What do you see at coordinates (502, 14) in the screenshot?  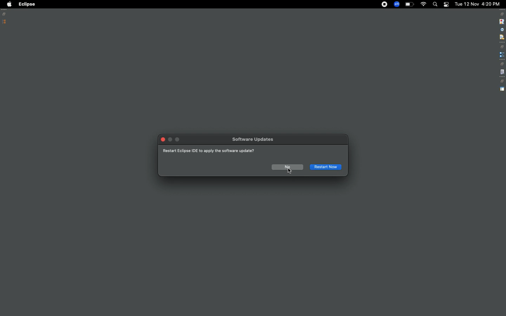 I see `restore` at bounding box center [502, 14].